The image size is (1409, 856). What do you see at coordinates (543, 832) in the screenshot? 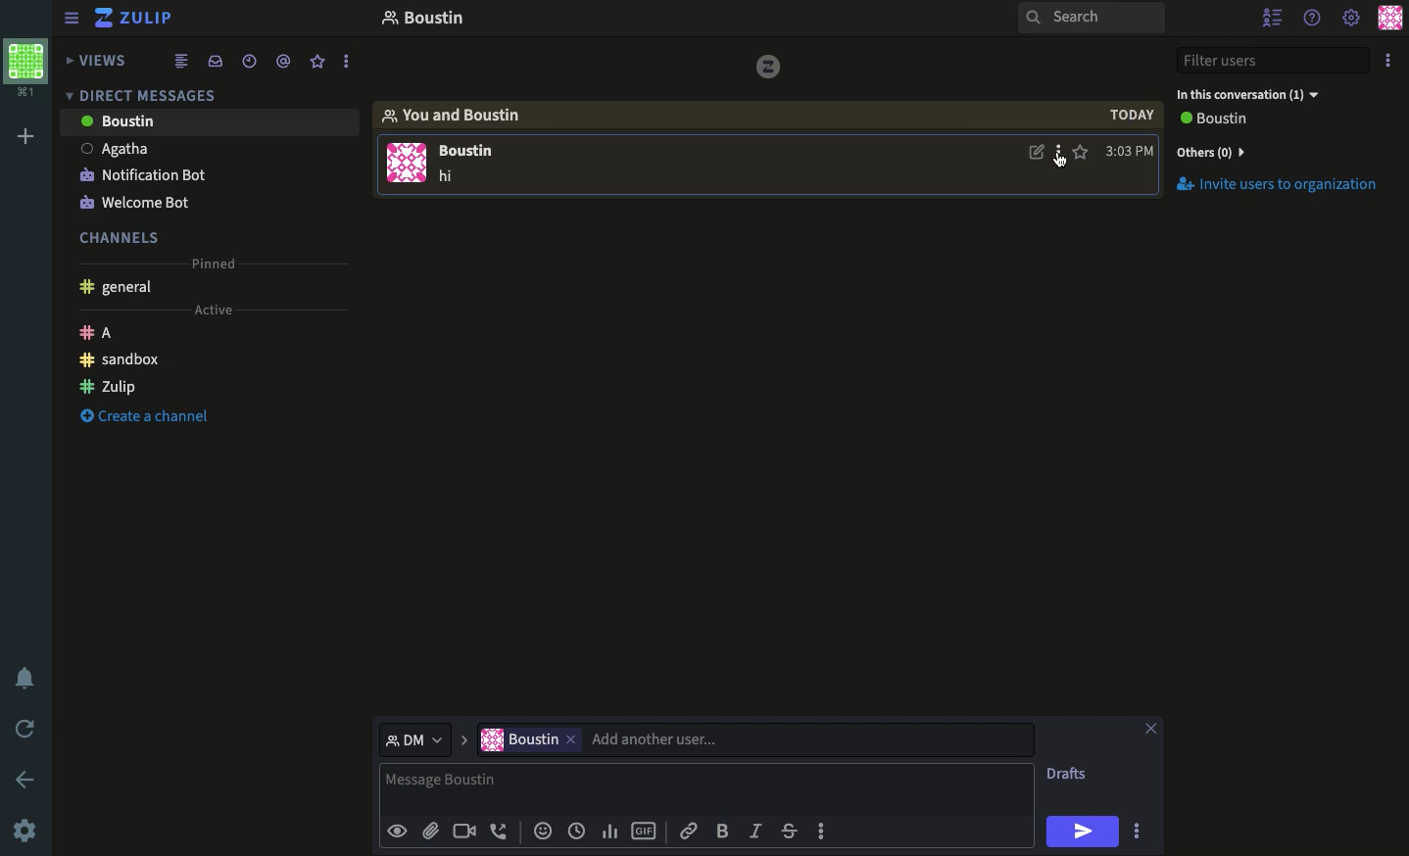
I see `Reaction` at bounding box center [543, 832].